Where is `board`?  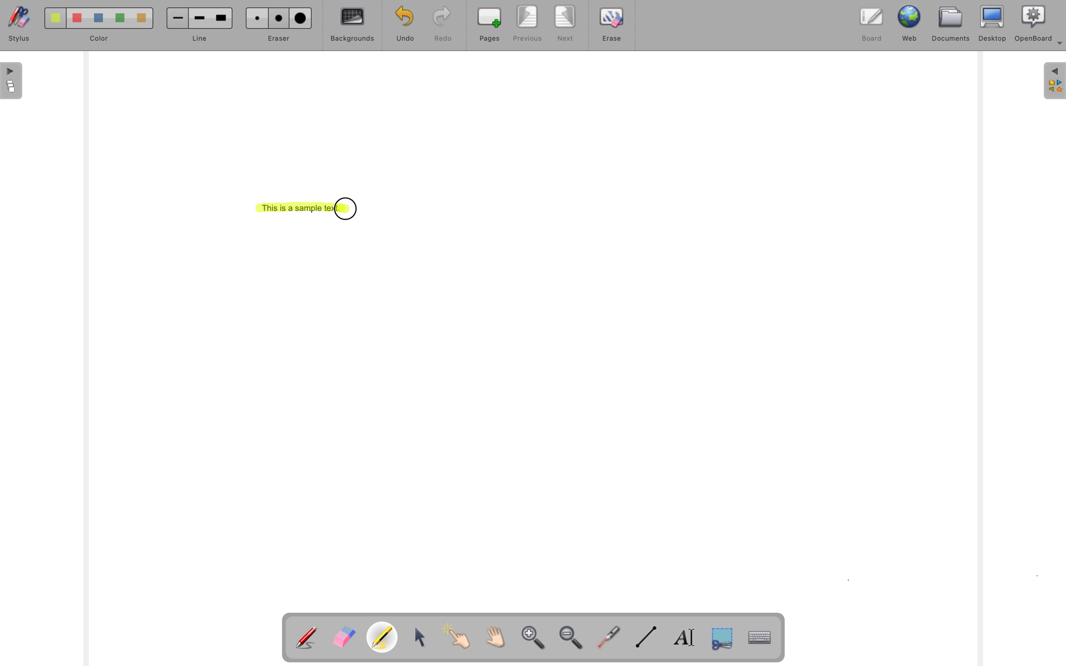 board is located at coordinates (871, 25).